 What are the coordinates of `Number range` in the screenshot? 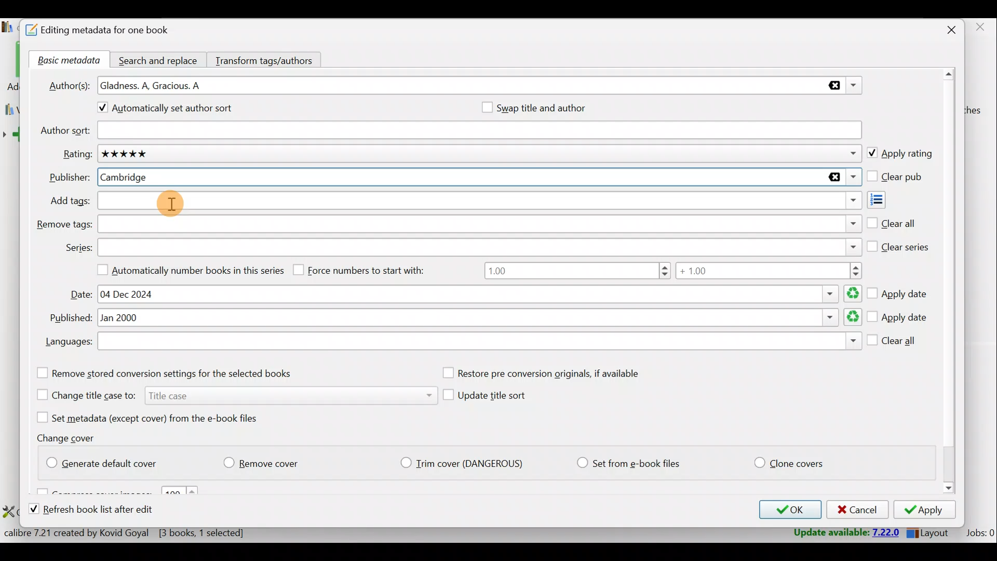 It's located at (672, 272).